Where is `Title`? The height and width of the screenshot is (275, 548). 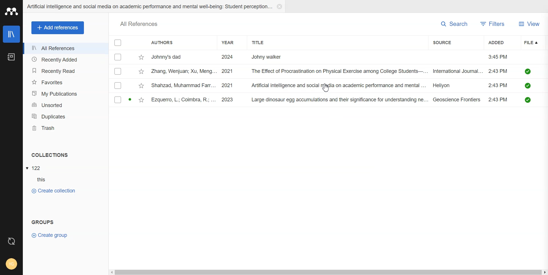 Title is located at coordinates (270, 42).